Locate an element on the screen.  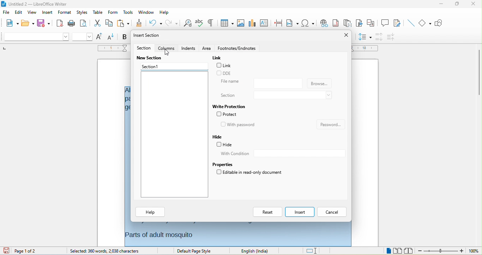
comment is located at coordinates (385, 23).